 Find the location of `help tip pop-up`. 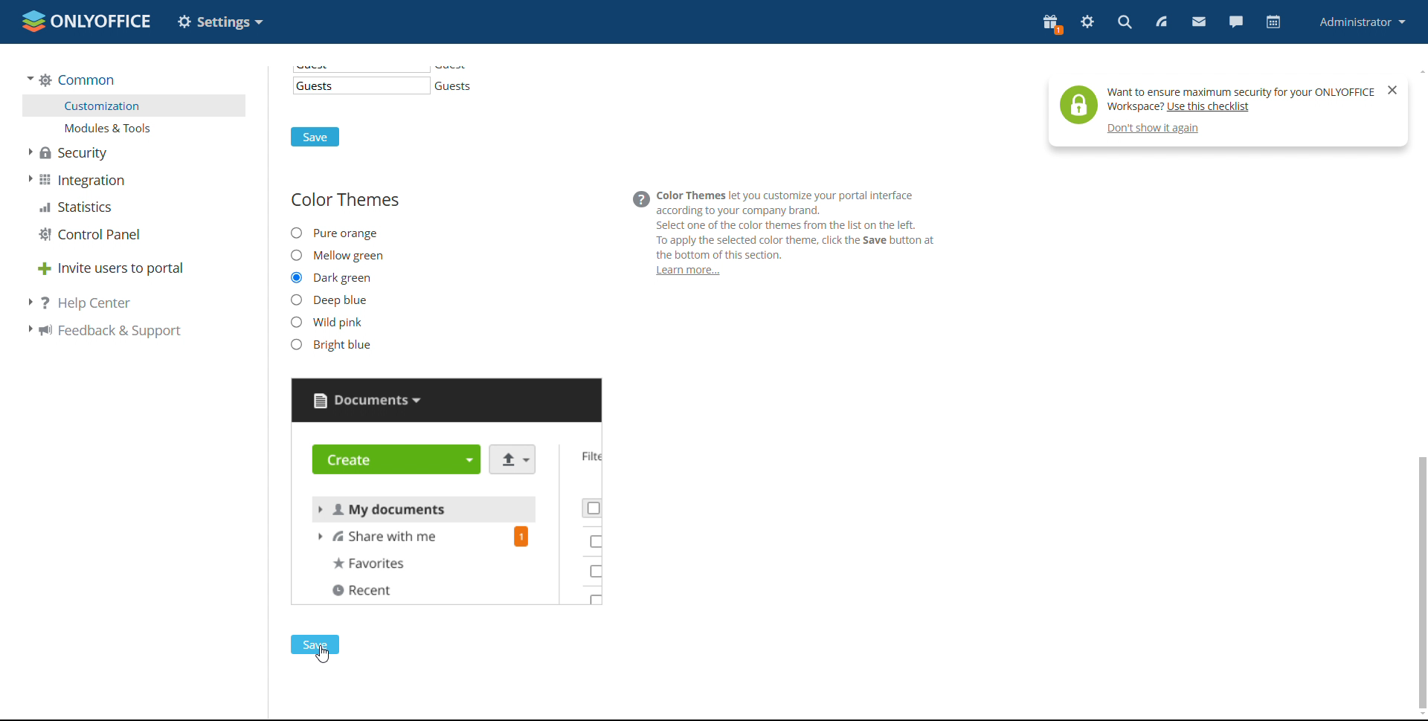

help tip pop-up is located at coordinates (1213, 100).